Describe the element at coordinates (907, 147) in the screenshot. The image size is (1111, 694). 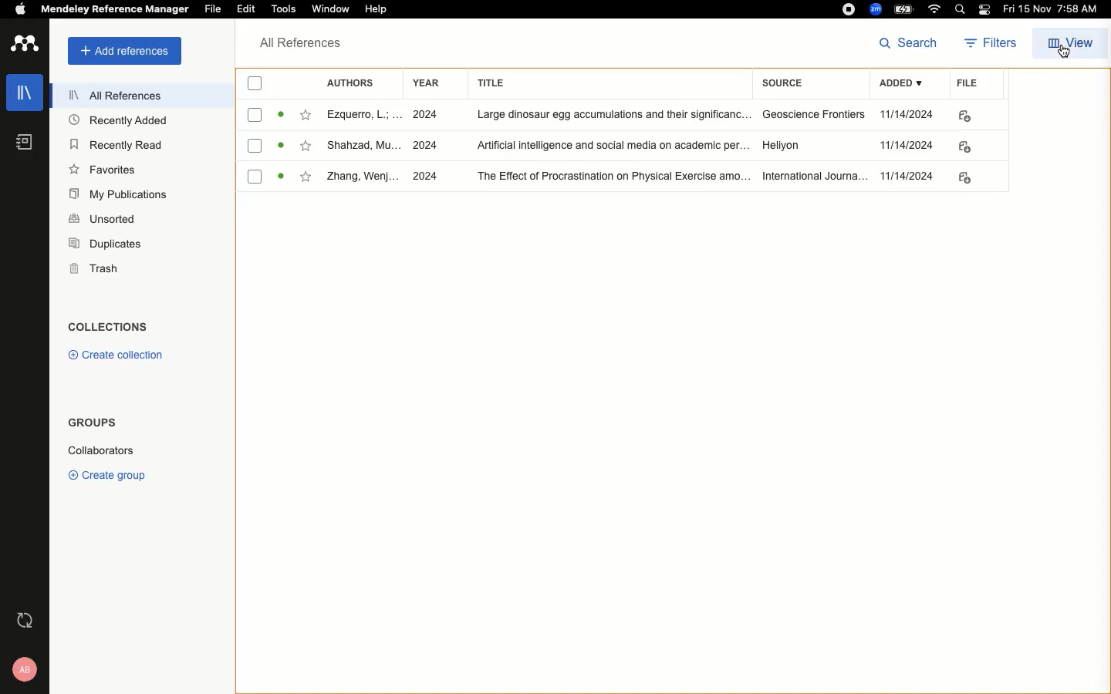
I see `11/14/2024` at that location.